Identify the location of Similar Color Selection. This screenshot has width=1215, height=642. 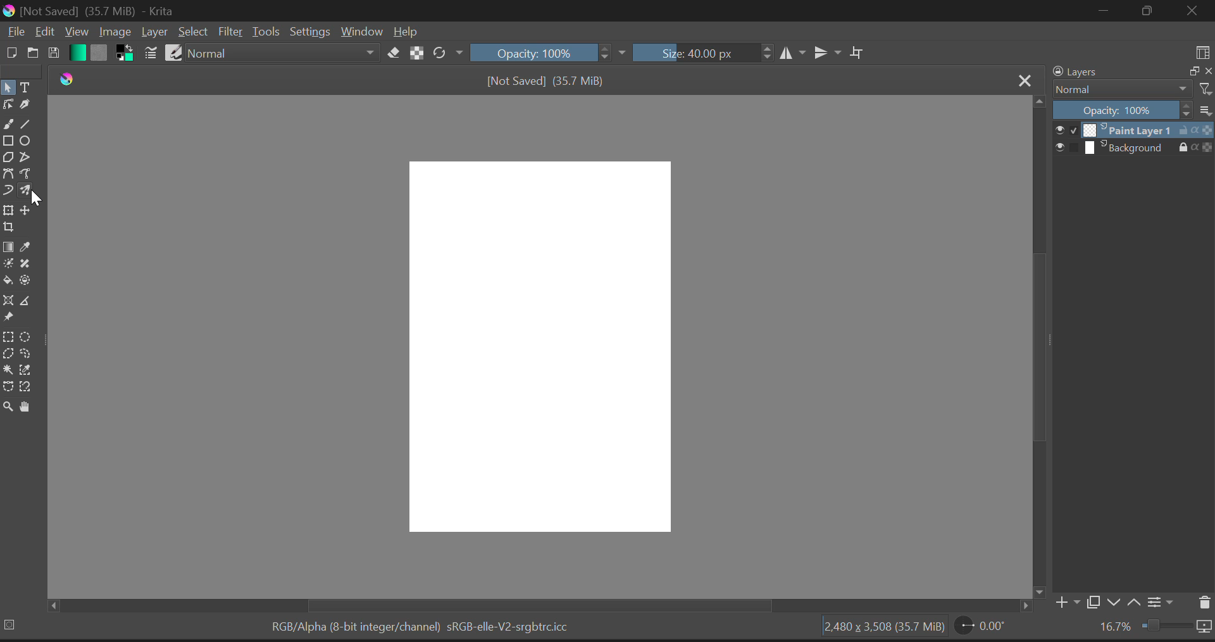
(31, 372).